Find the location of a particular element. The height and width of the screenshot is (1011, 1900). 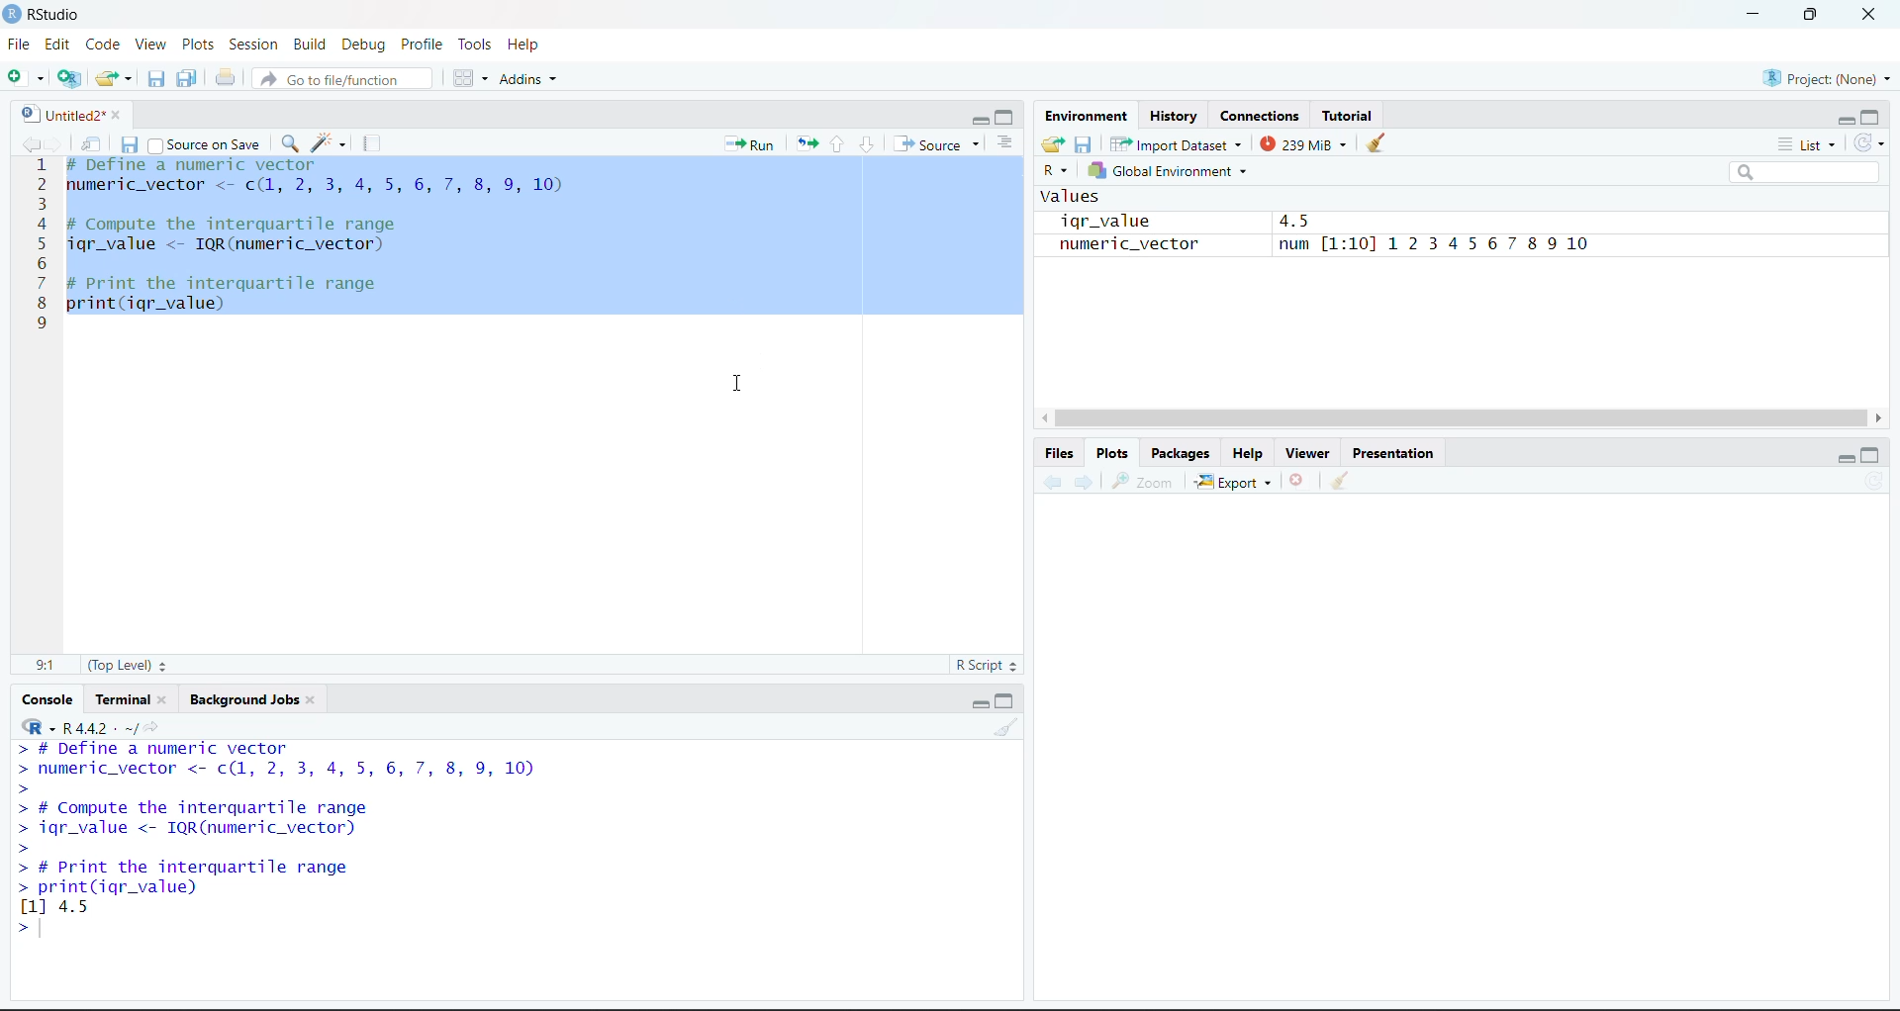

Maximize is located at coordinates (1873, 116).